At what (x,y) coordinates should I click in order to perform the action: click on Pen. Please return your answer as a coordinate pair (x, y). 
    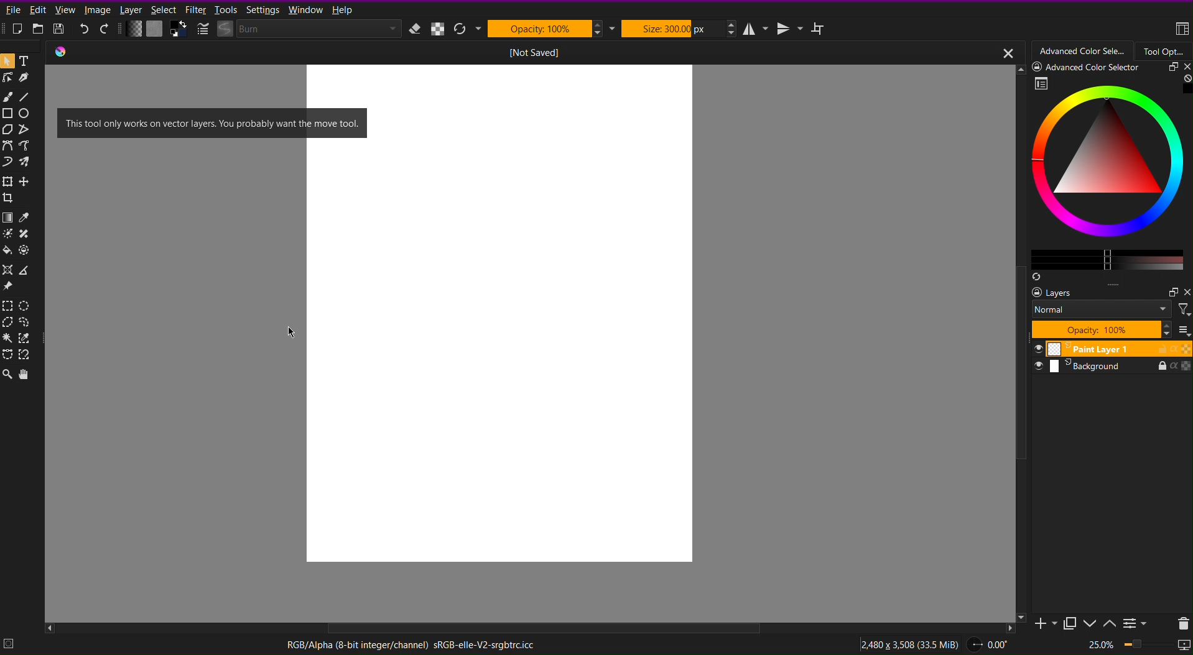
    Looking at the image, I should click on (26, 80).